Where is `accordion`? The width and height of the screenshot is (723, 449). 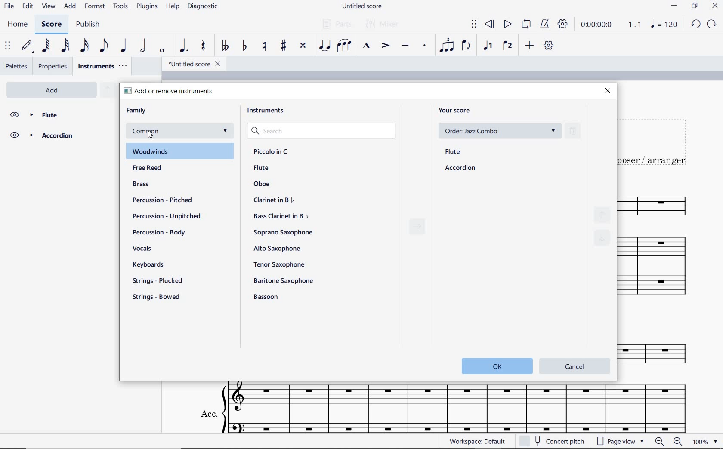 accordion is located at coordinates (460, 169).